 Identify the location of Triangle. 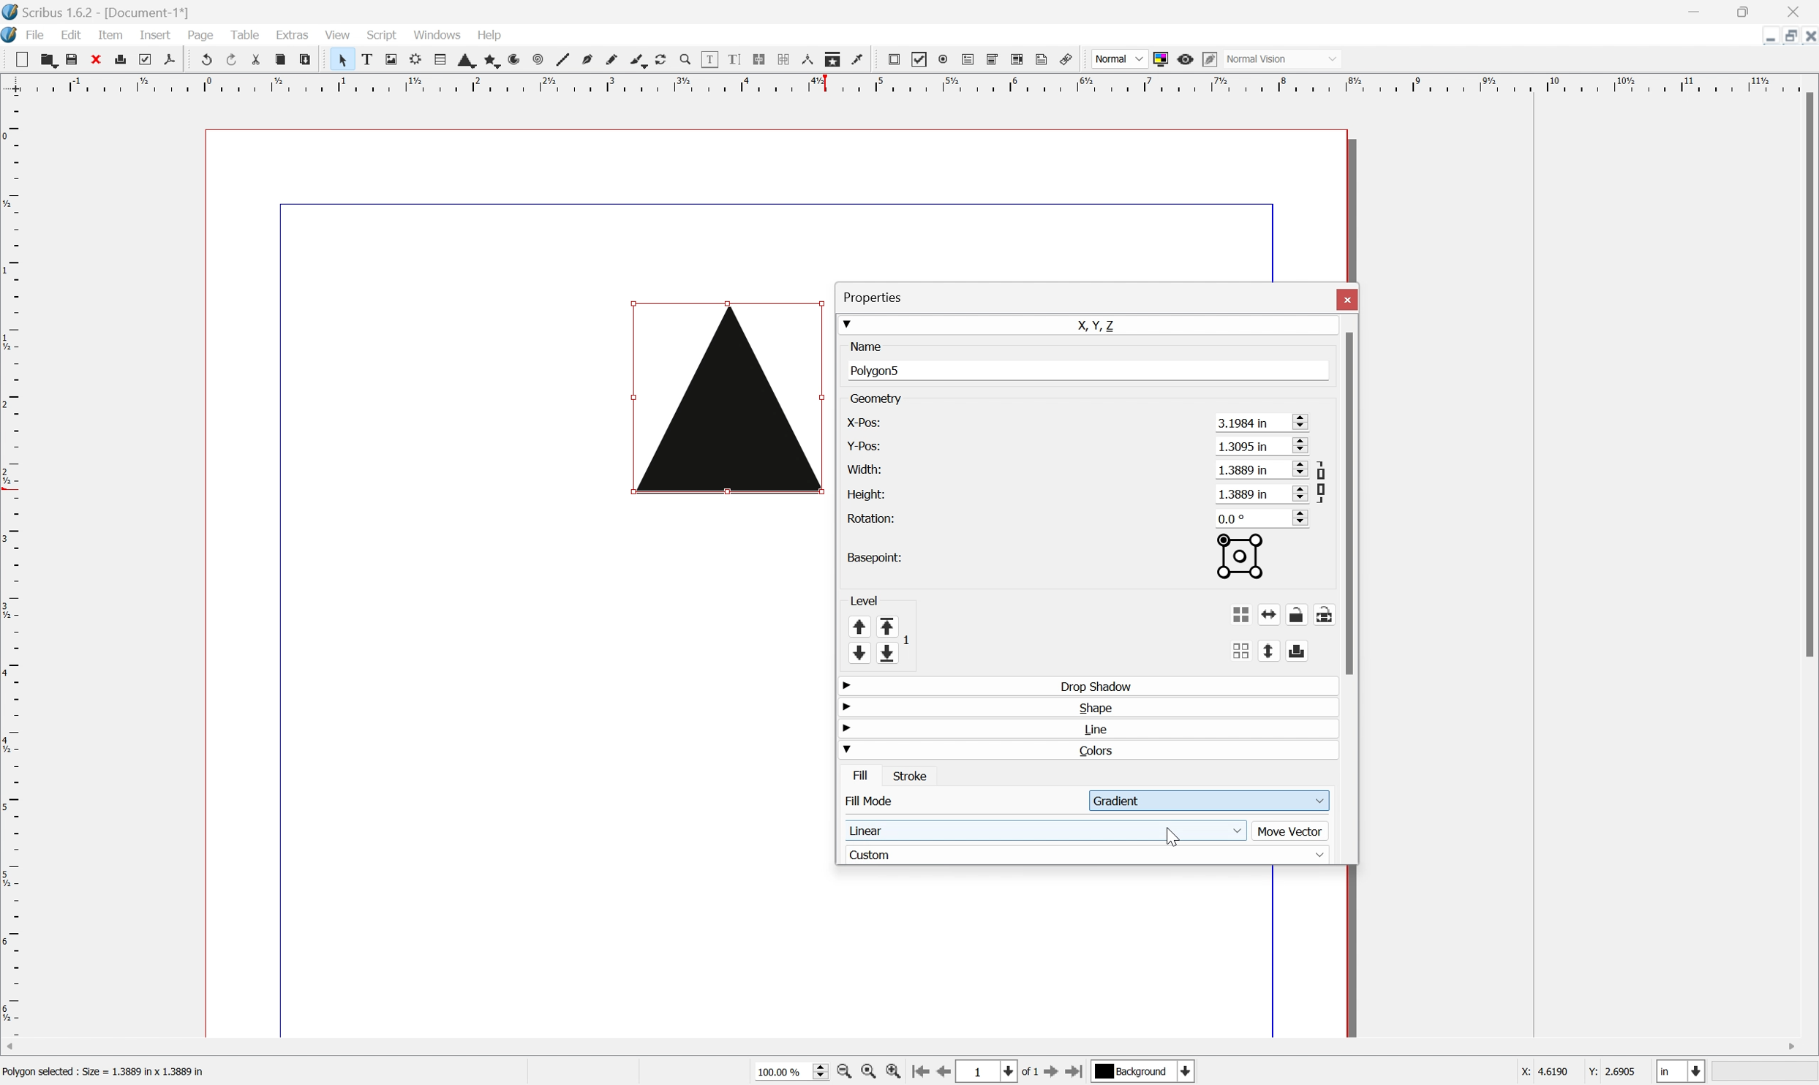
(729, 398).